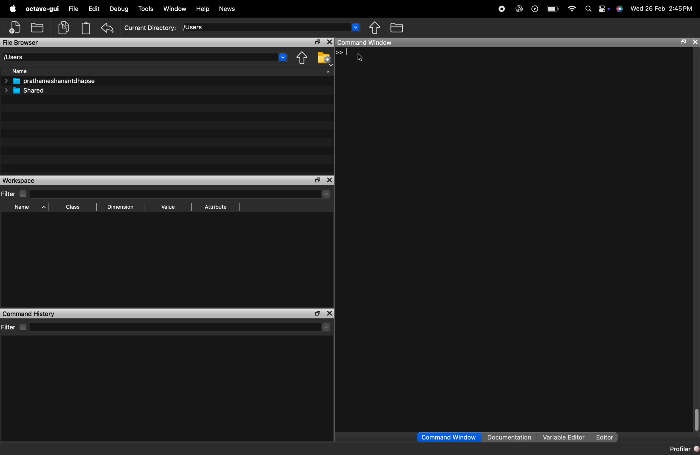 The width and height of the screenshot is (700, 455). I want to click on Users, so click(19, 56).